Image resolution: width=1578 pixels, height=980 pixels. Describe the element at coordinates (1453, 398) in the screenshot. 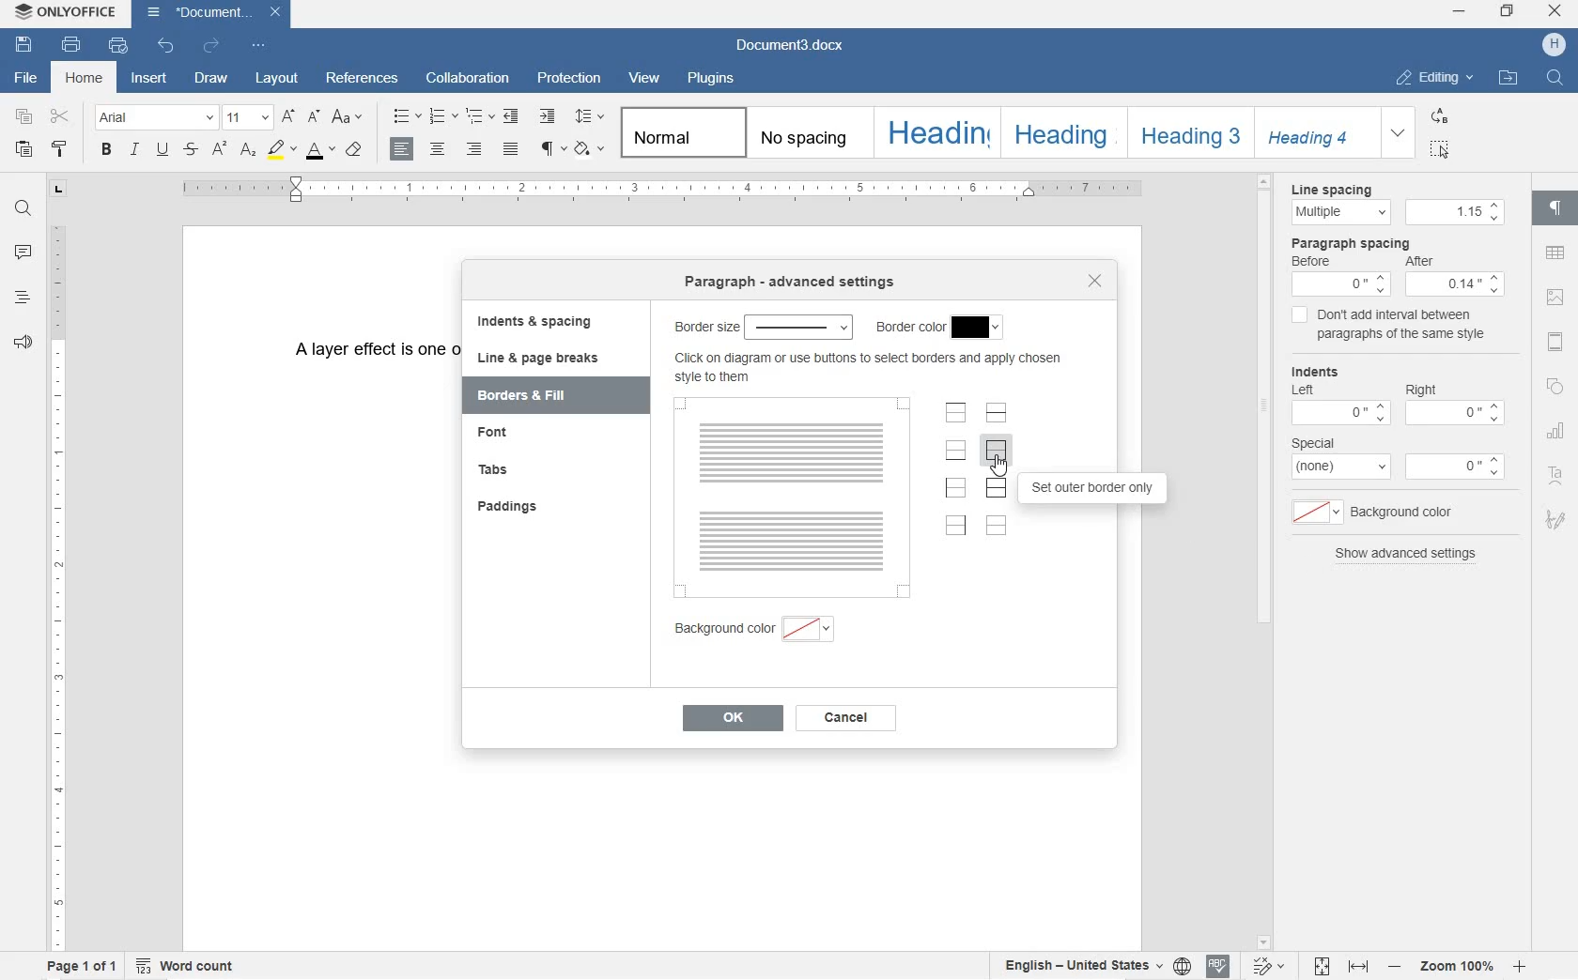

I see `Right` at that location.